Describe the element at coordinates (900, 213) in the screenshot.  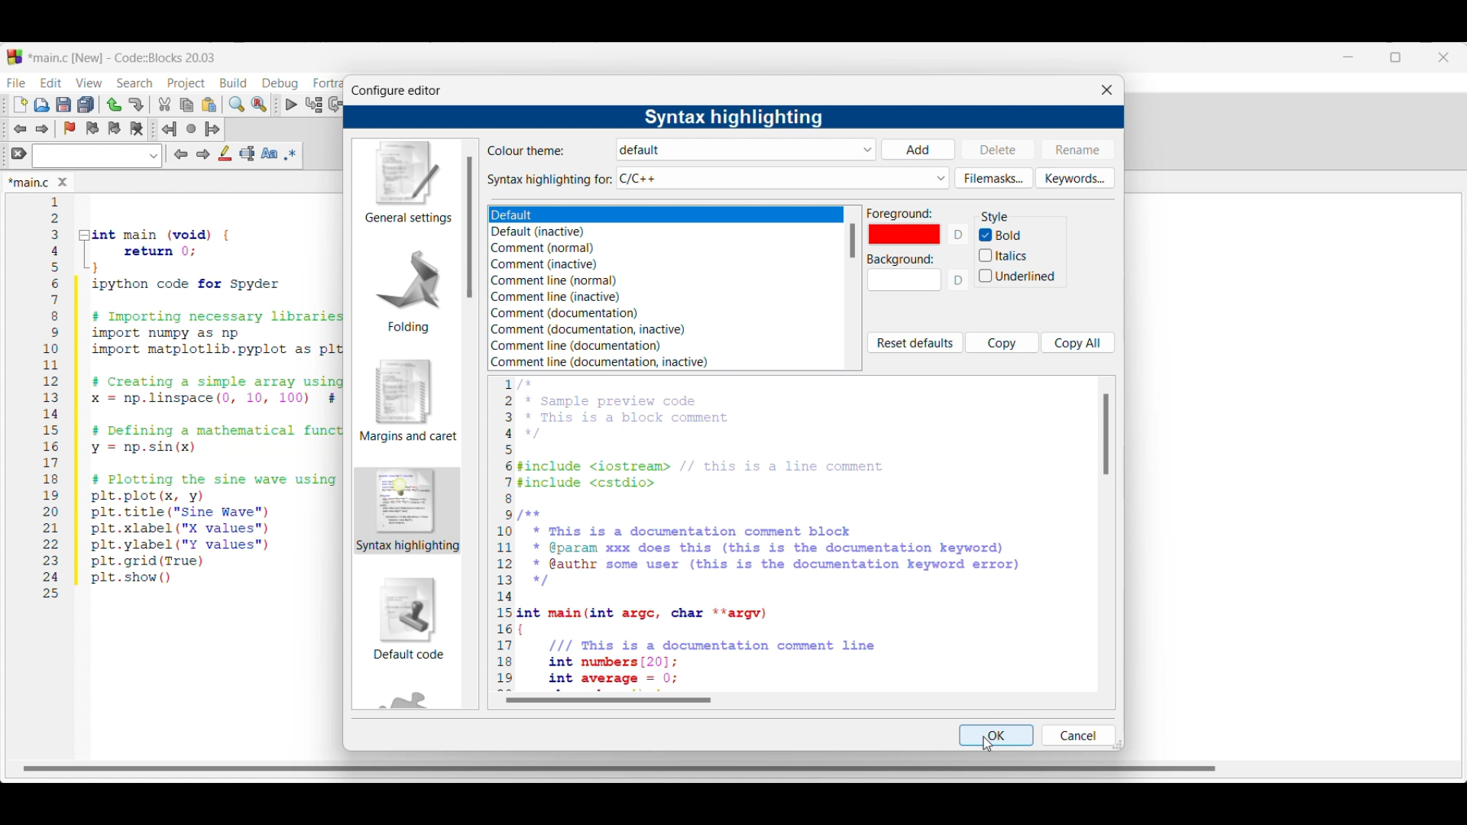
I see `Indicates foreground color options` at that location.